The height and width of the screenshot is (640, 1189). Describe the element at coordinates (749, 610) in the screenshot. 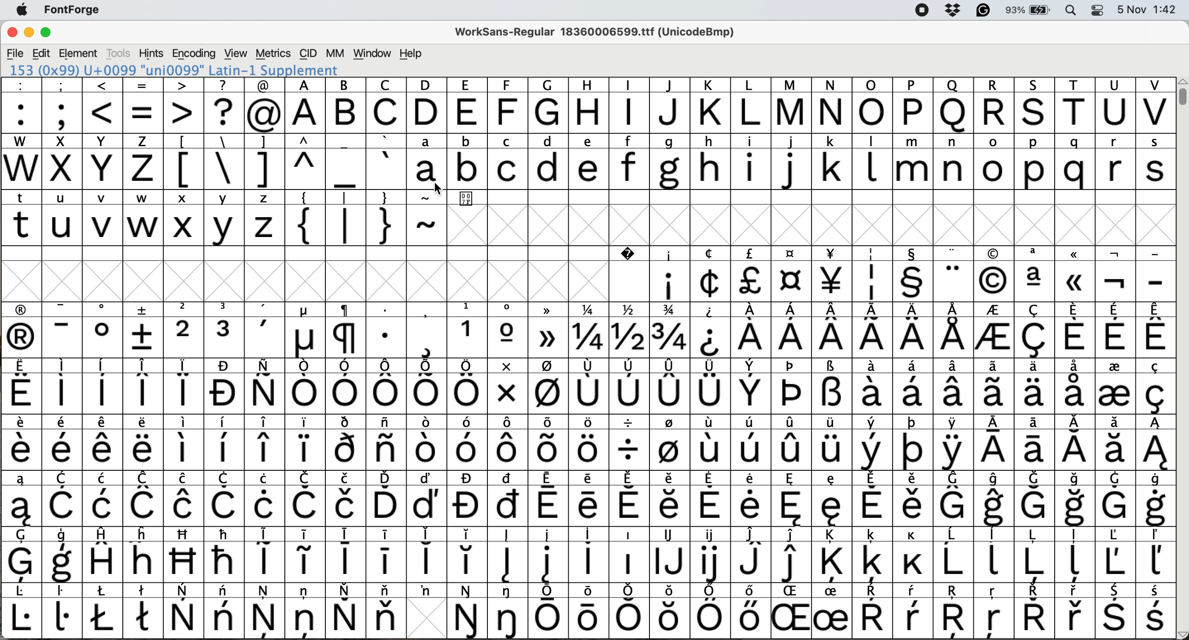

I see `symbol` at that location.